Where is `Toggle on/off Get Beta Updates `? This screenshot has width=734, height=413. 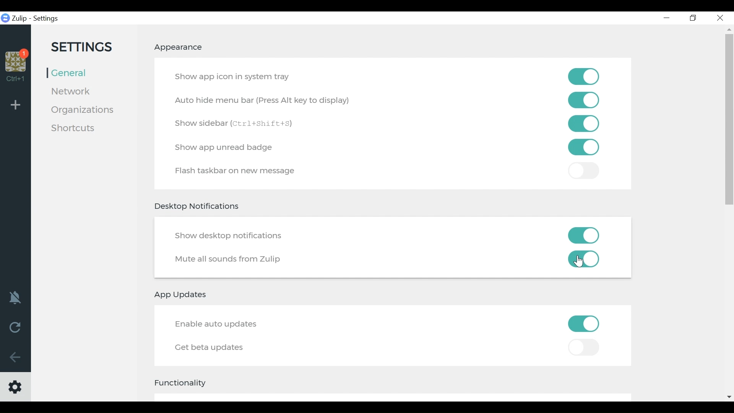
Toggle on/off Get Beta Updates  is located at coordinates (583, 348).